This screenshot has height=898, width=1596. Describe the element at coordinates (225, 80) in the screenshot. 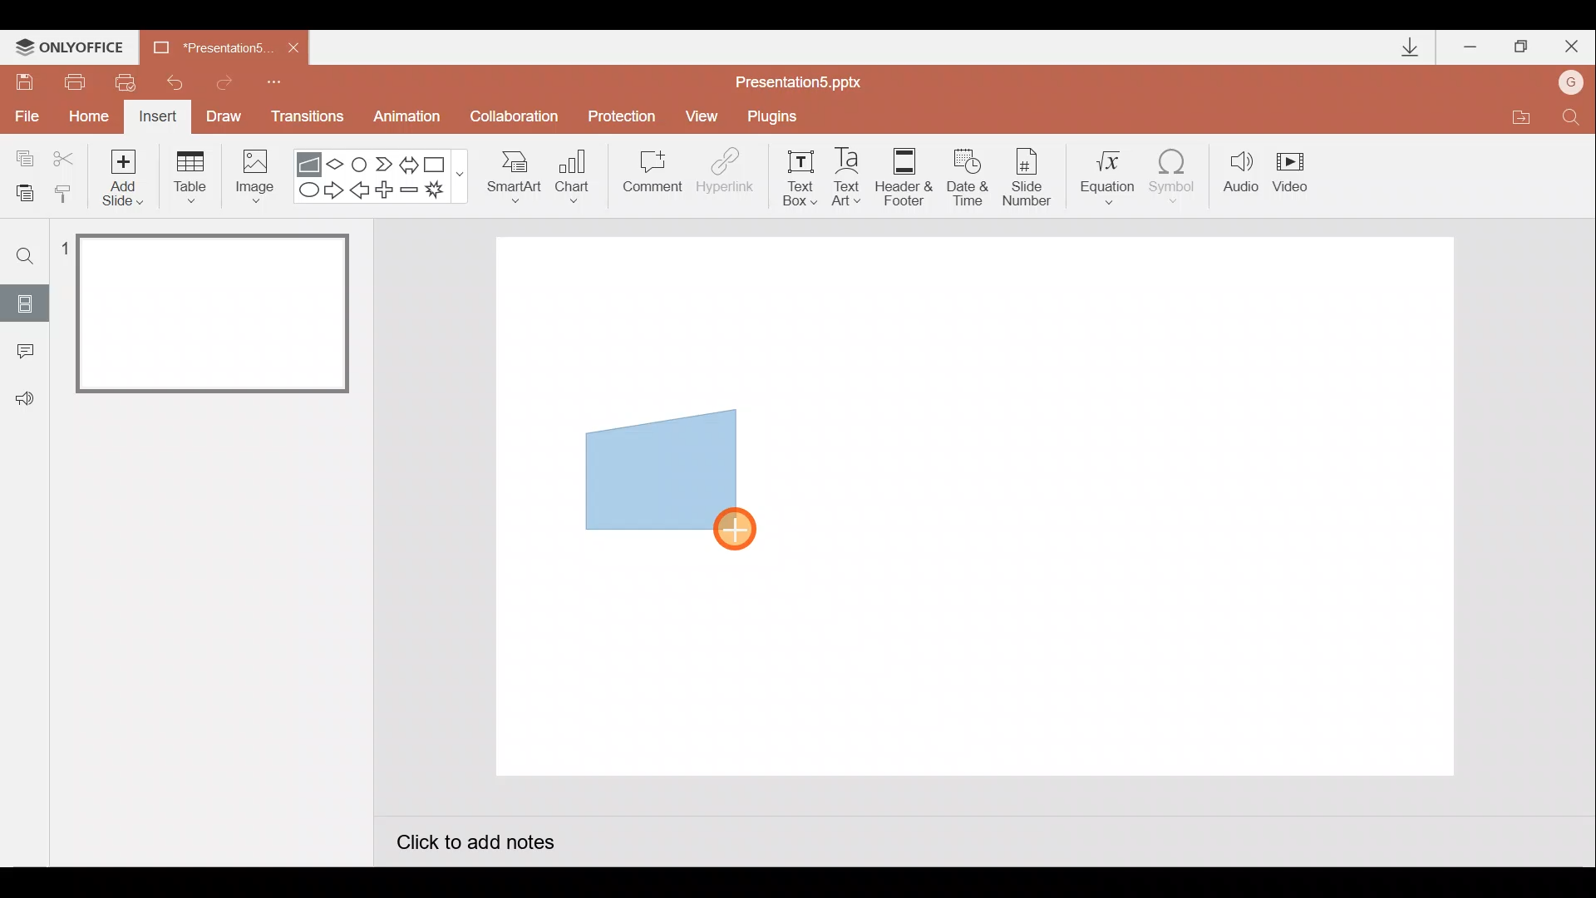

I see `Redo` at that location.